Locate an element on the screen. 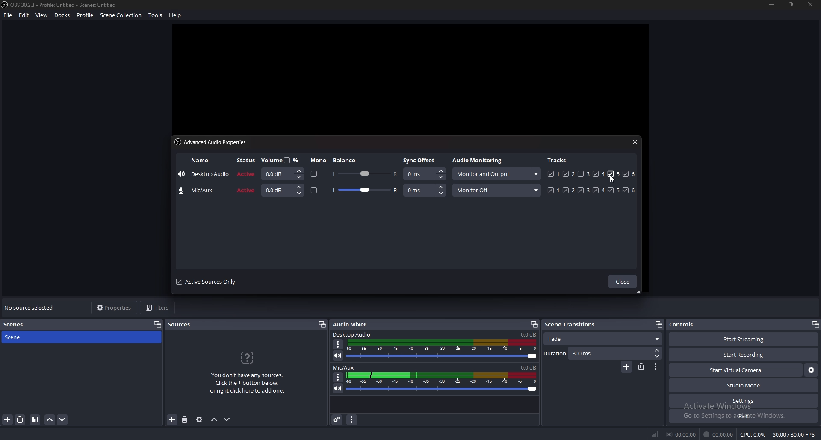 Image resolution: width=821 pixels, height=440 pixels. studio mode is located at coordinates (744, 386).